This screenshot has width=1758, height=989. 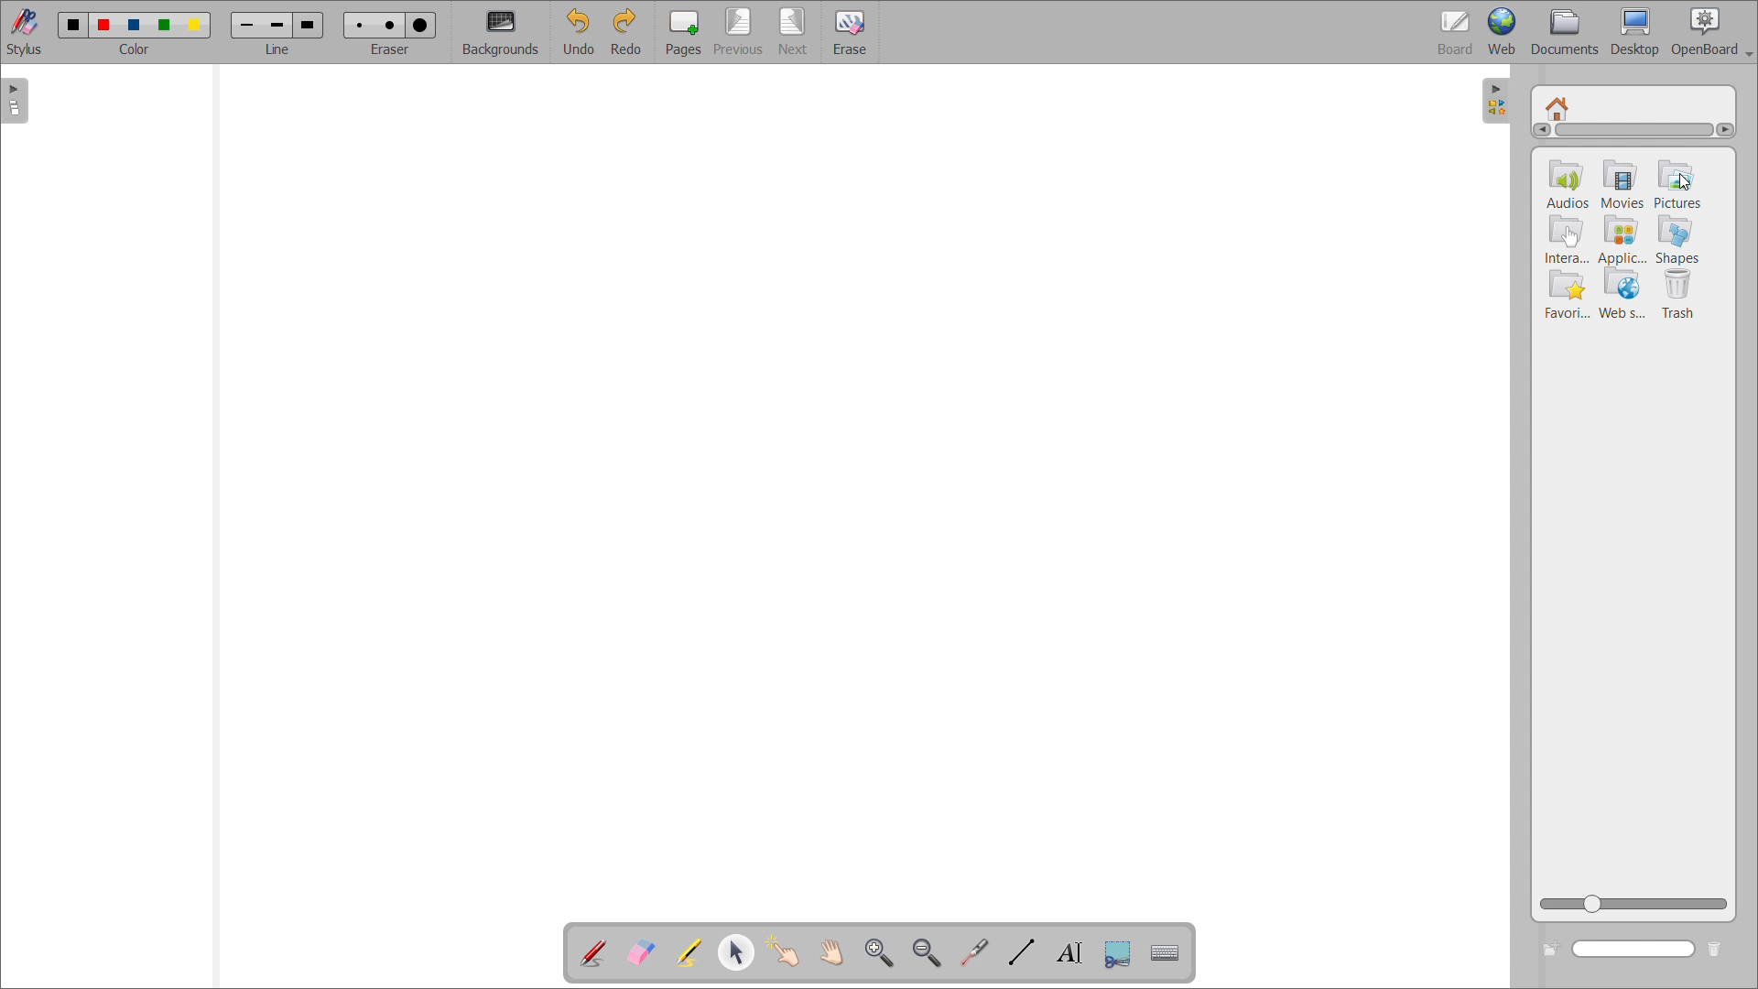 What do you see at coordinates (794, 30) in the screenshot?
I see `next page` at bounding box center [794, 30].